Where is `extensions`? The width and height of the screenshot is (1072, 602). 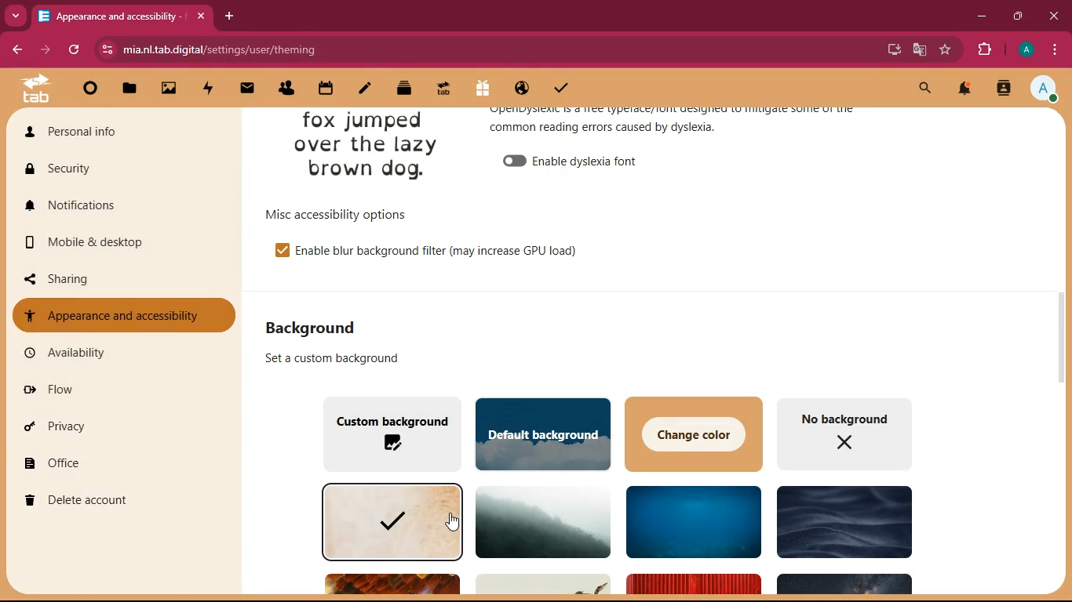 extensions is located at coordinates (983, 50).